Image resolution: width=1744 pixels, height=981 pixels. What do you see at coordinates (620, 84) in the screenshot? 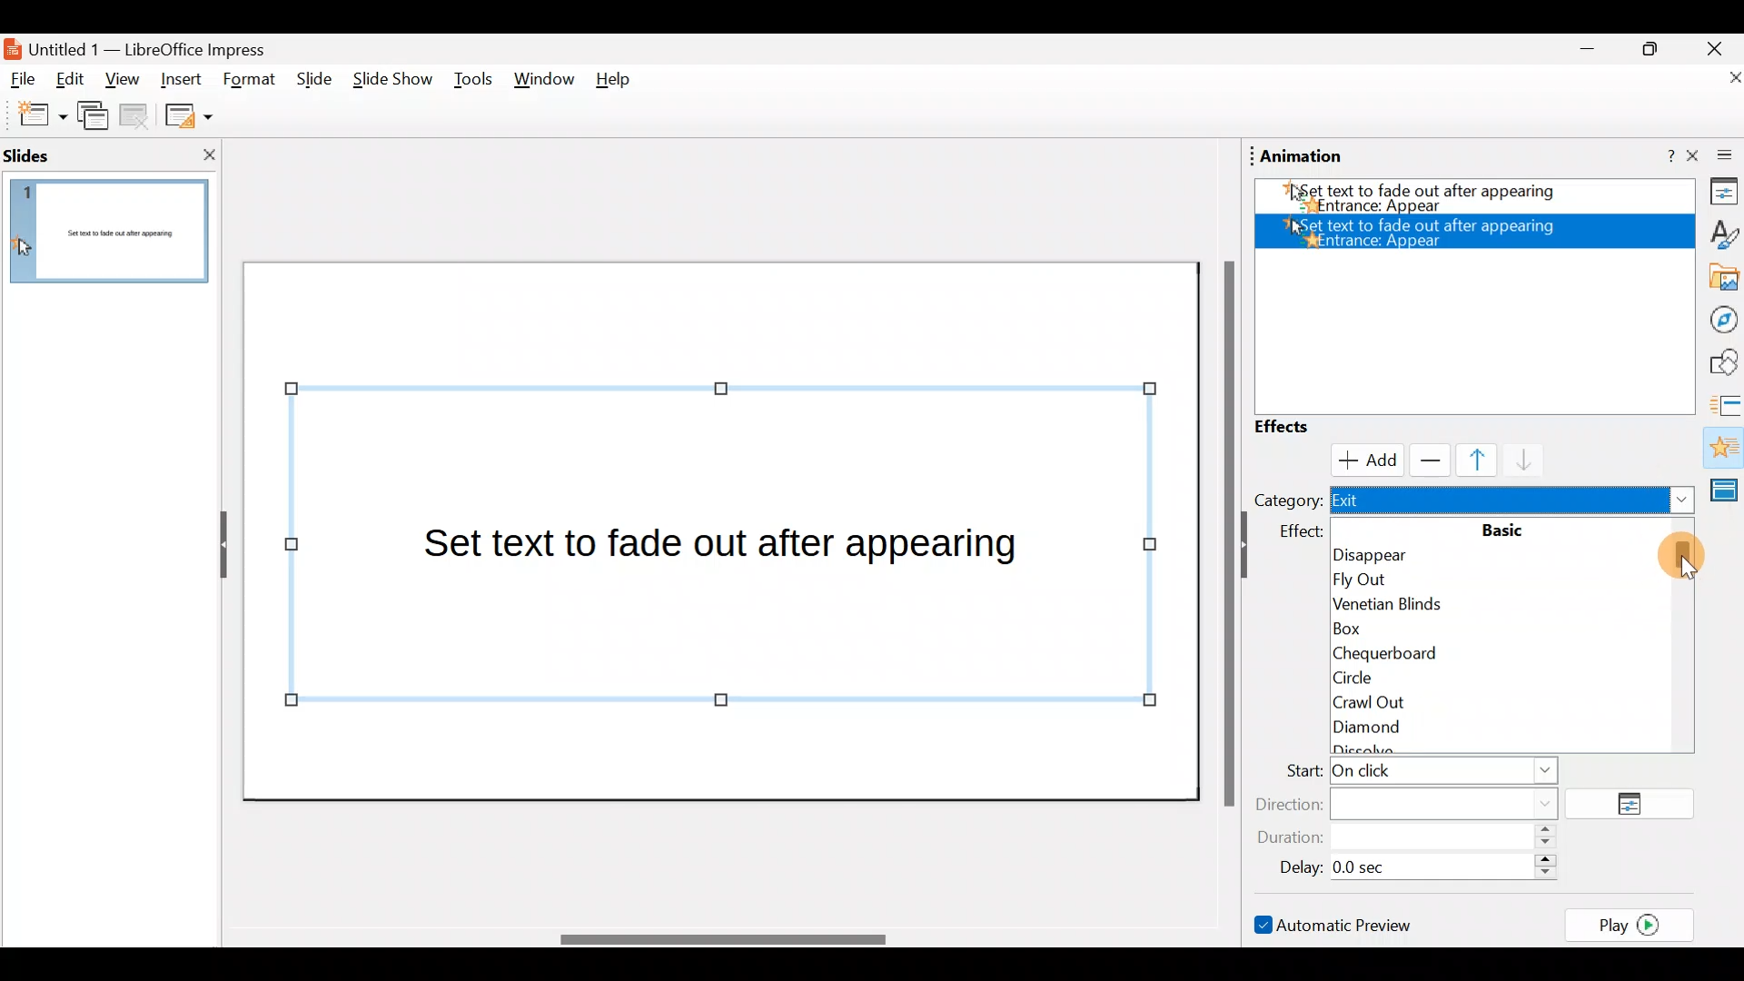
I see `Help` at bounding box center [620, 84].